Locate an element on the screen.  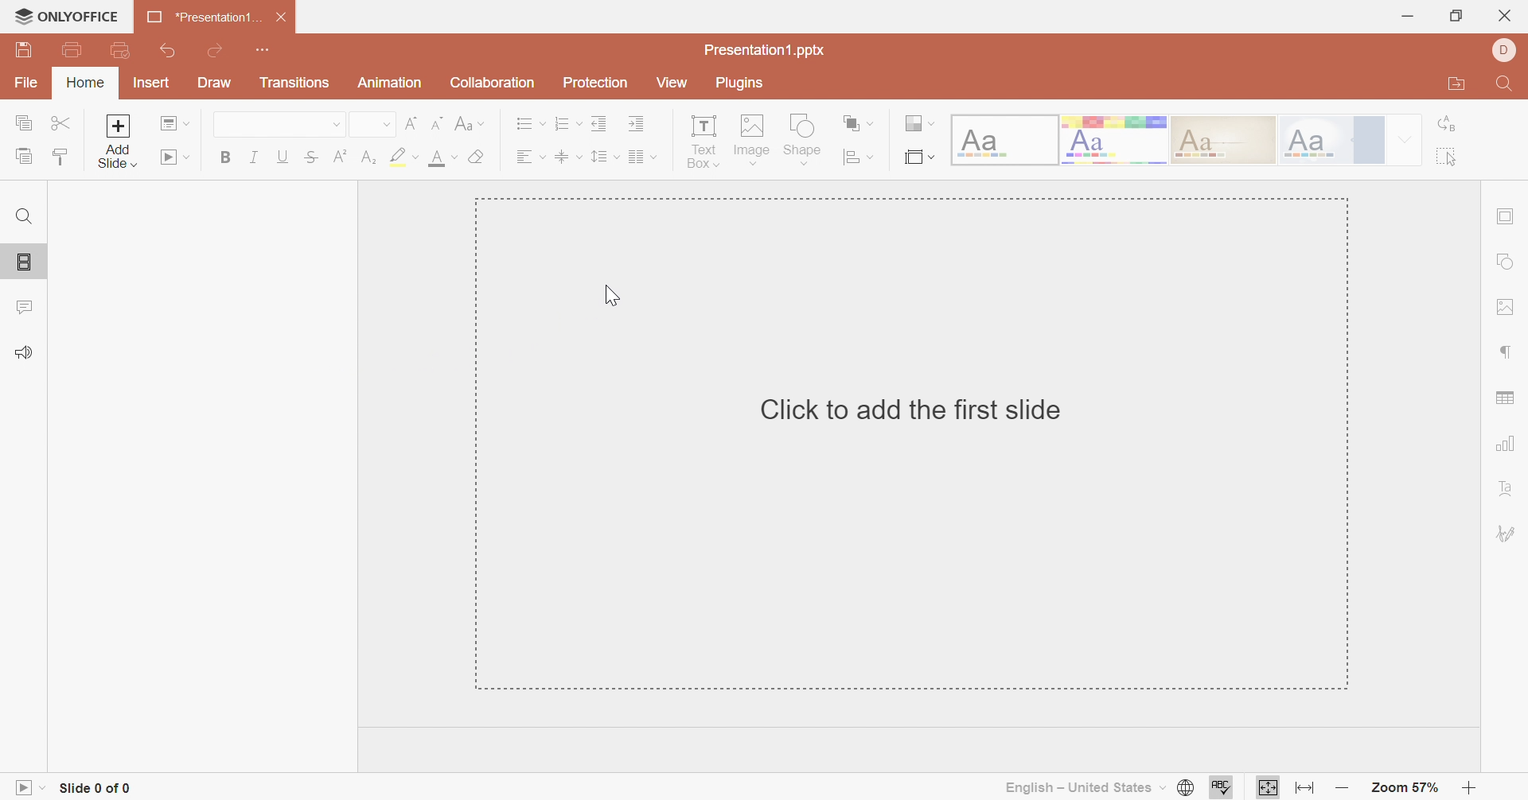
Image settings is located at coordinates (1508, 305).